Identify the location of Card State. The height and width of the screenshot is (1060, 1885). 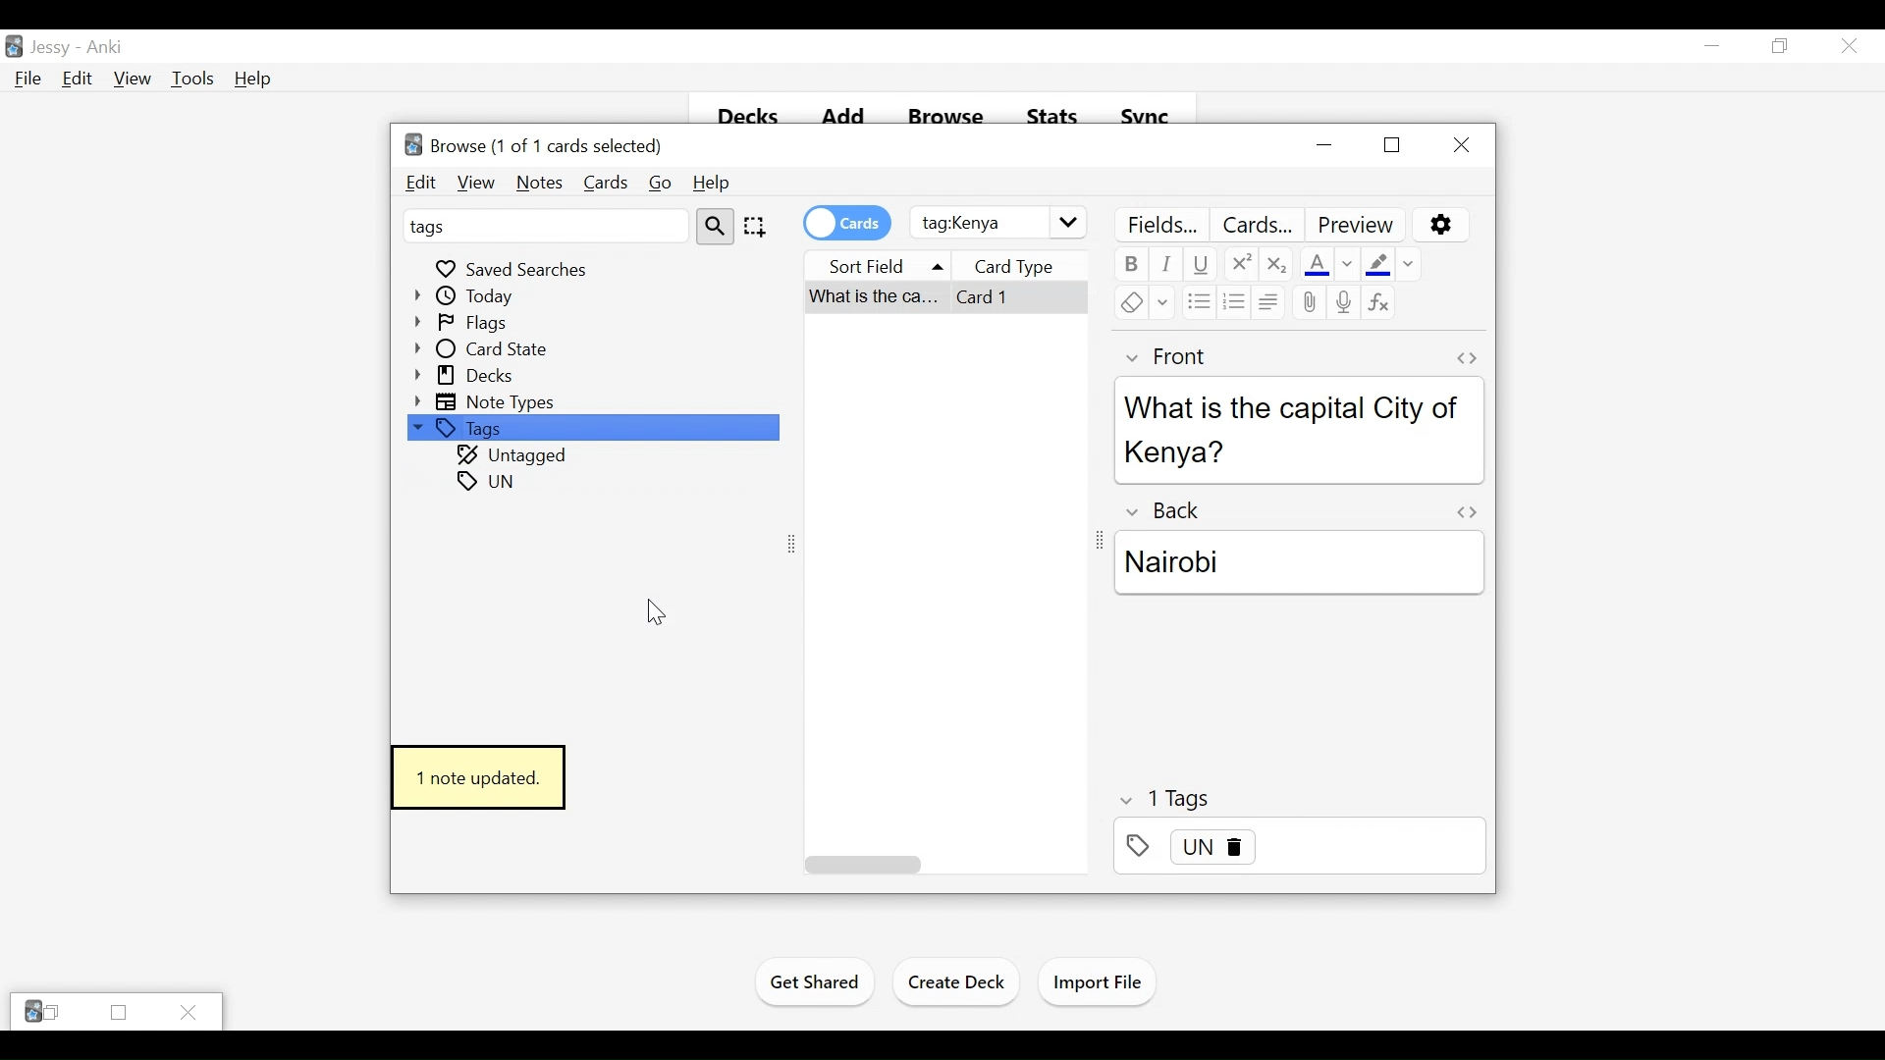
(487, 349).